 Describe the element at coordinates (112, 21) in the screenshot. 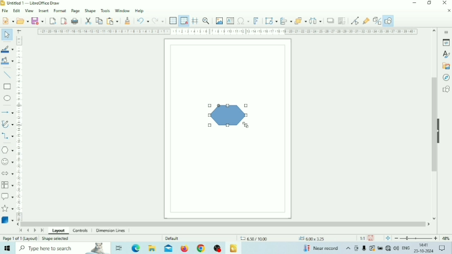

I see `Paste` at that location.